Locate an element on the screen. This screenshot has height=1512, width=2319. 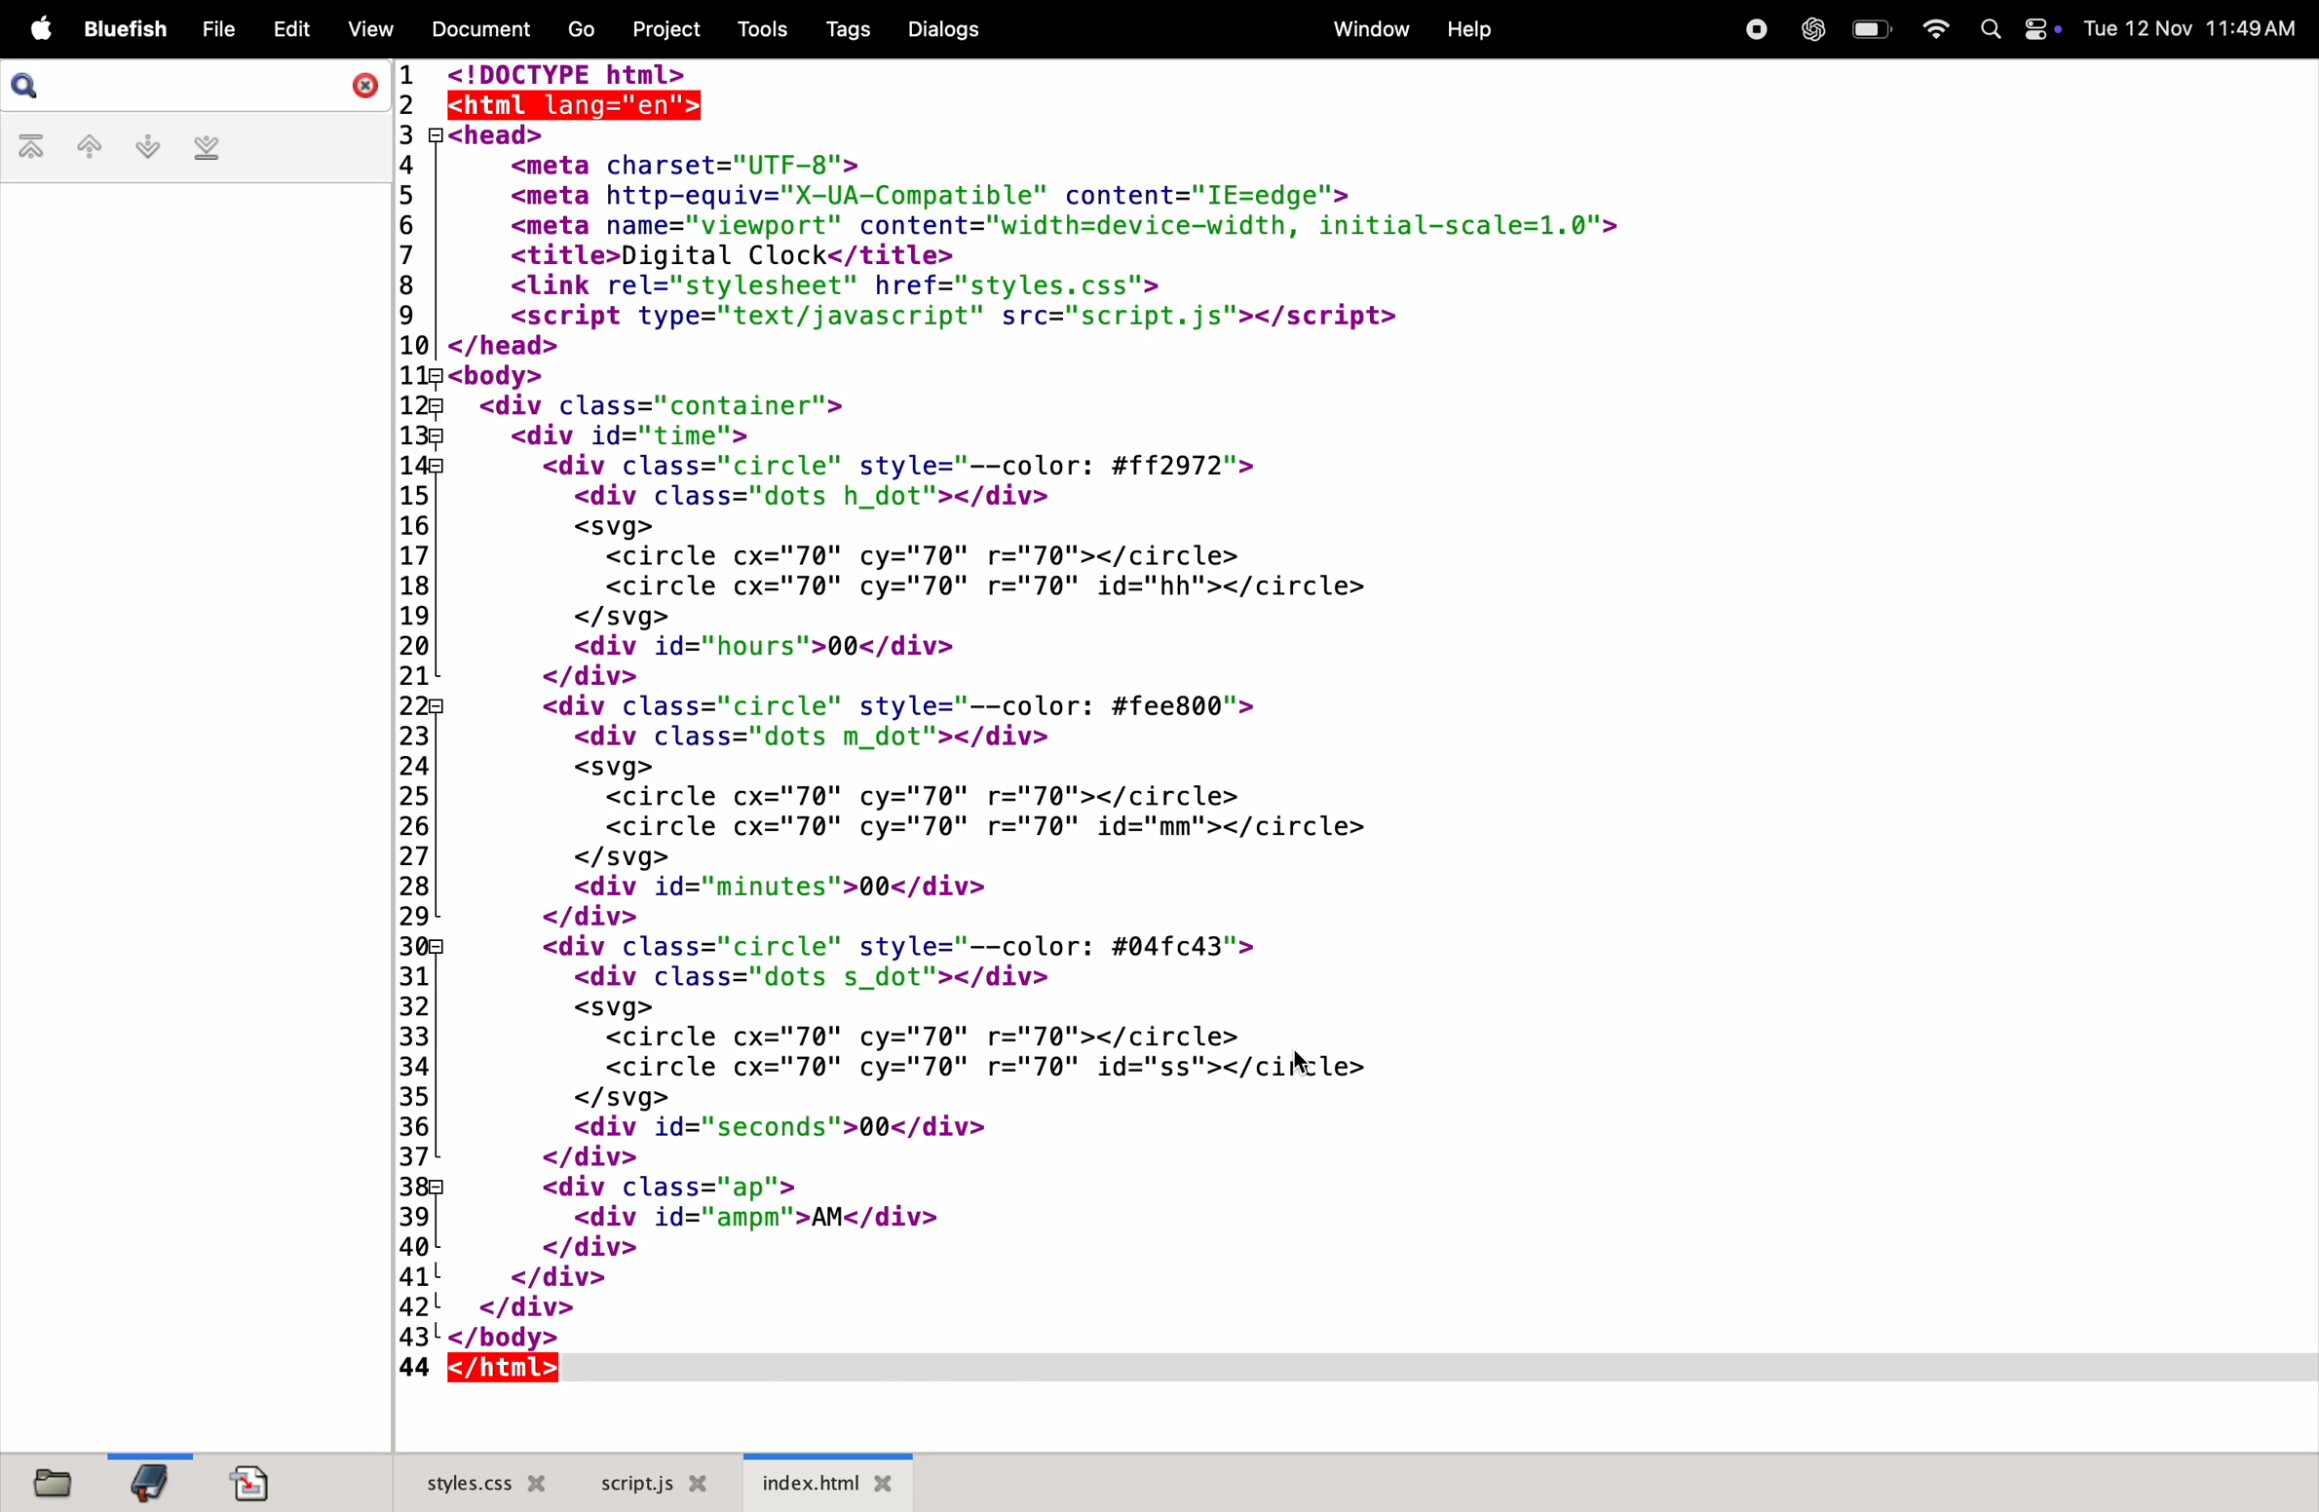
next bookmark is located at coordinates (144, 145).